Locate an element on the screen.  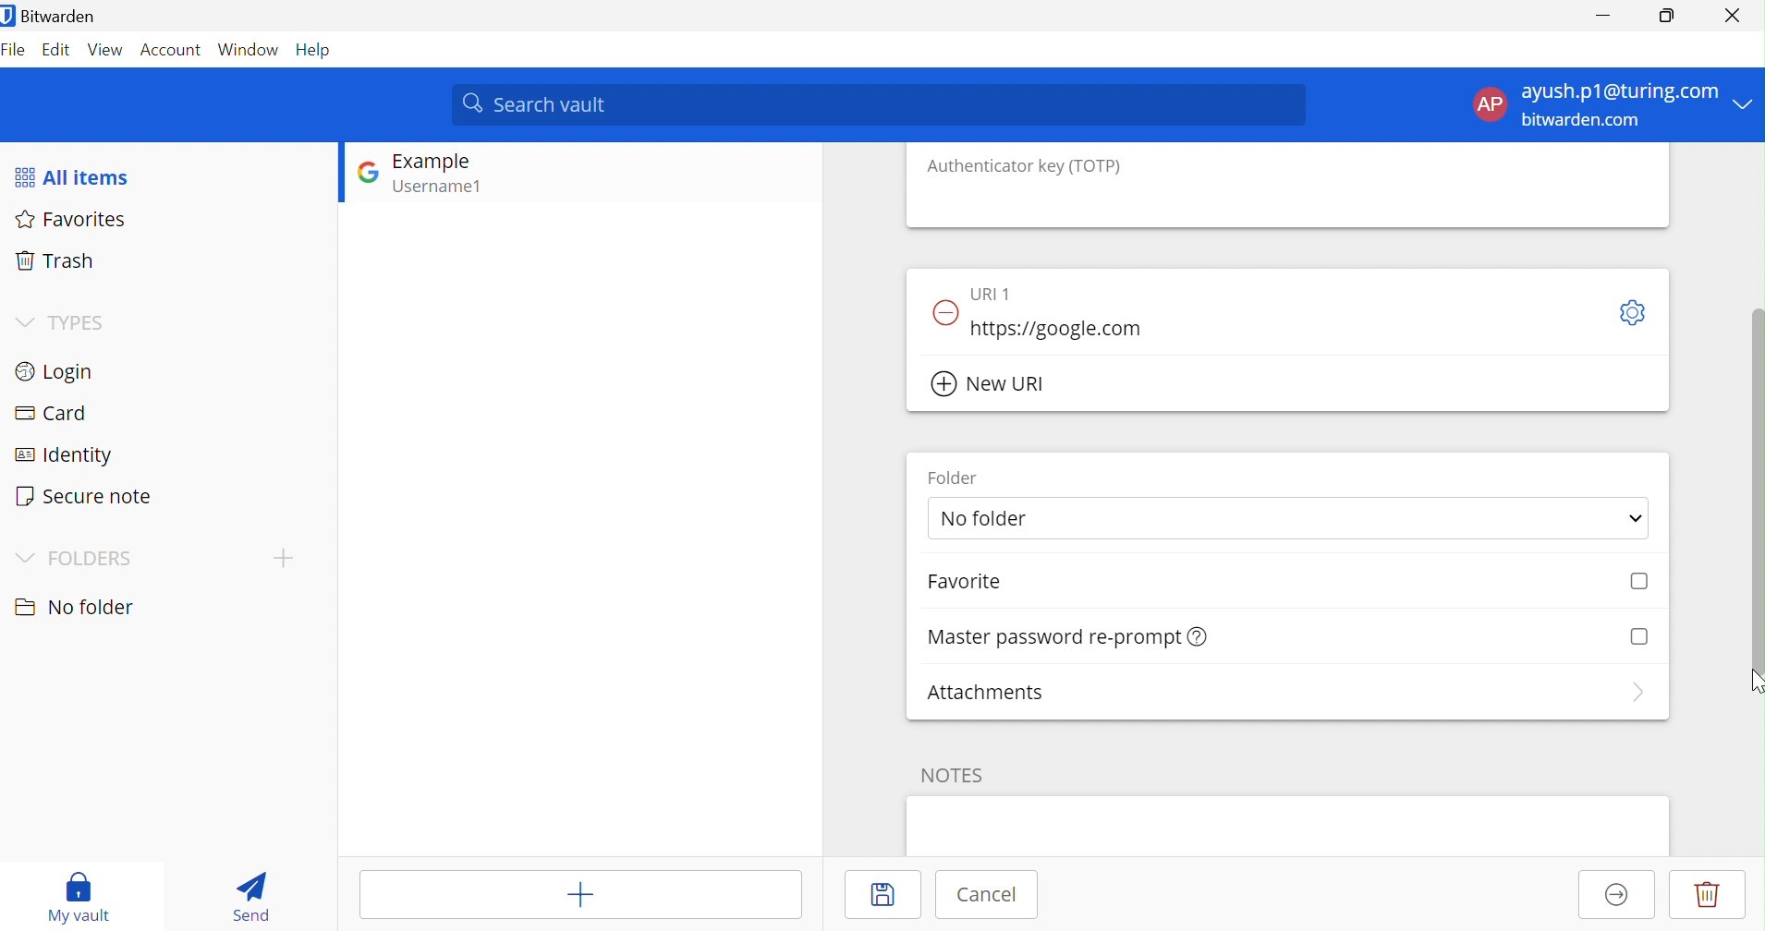
Drop Down is located at coordinates (1635, 515).